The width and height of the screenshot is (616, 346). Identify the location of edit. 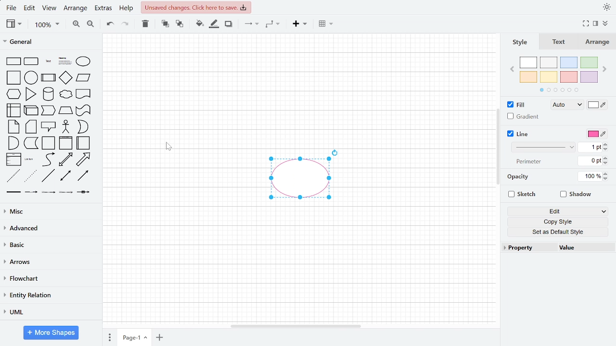
(30, 9).